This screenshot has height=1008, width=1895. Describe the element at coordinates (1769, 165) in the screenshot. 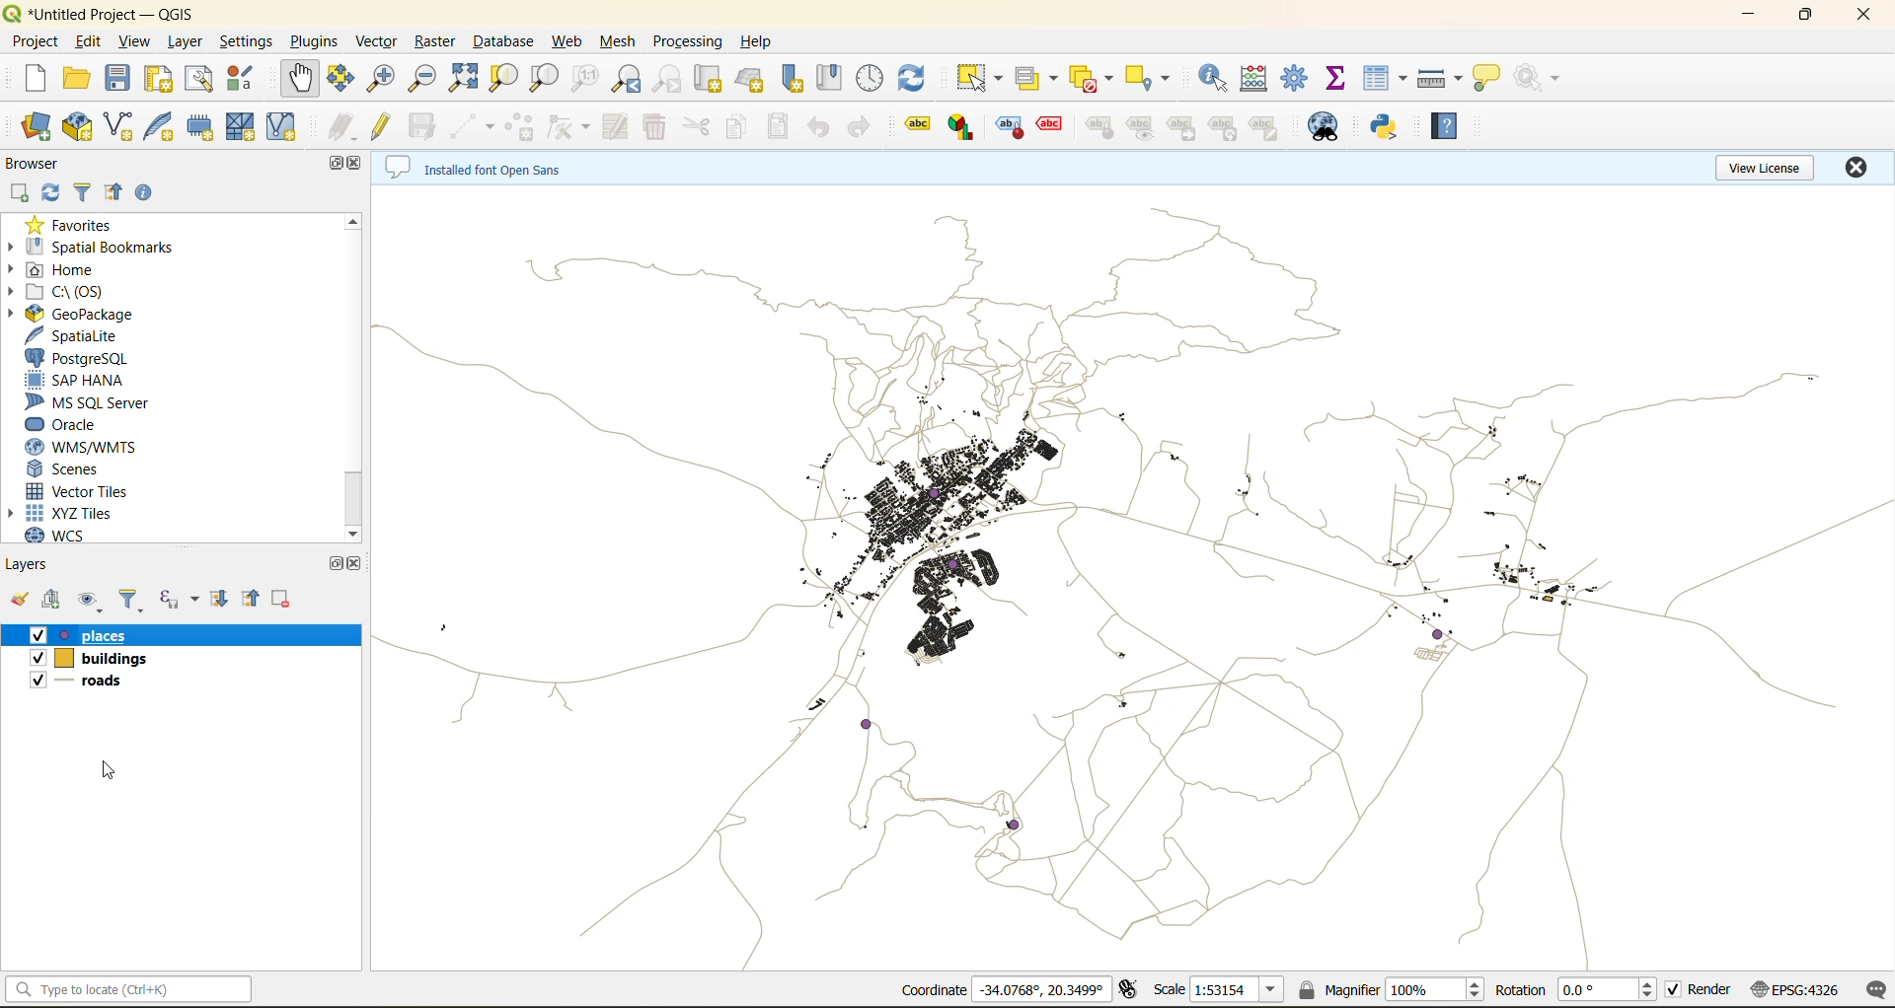

I see `view license` at that location.